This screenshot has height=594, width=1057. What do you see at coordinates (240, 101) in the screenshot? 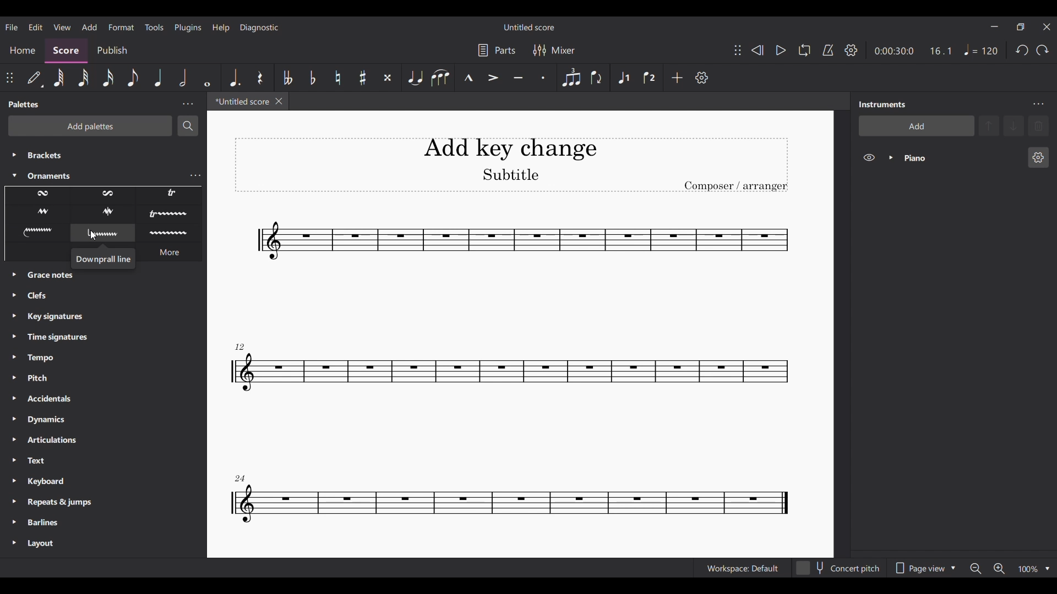
I see `Current tab` at bounding box center [240, 101].